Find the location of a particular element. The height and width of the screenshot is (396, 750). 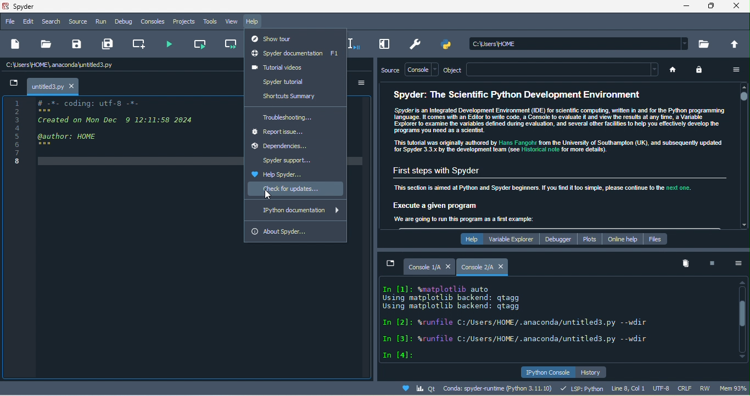

ipython console is located at coordinates (547, 372).